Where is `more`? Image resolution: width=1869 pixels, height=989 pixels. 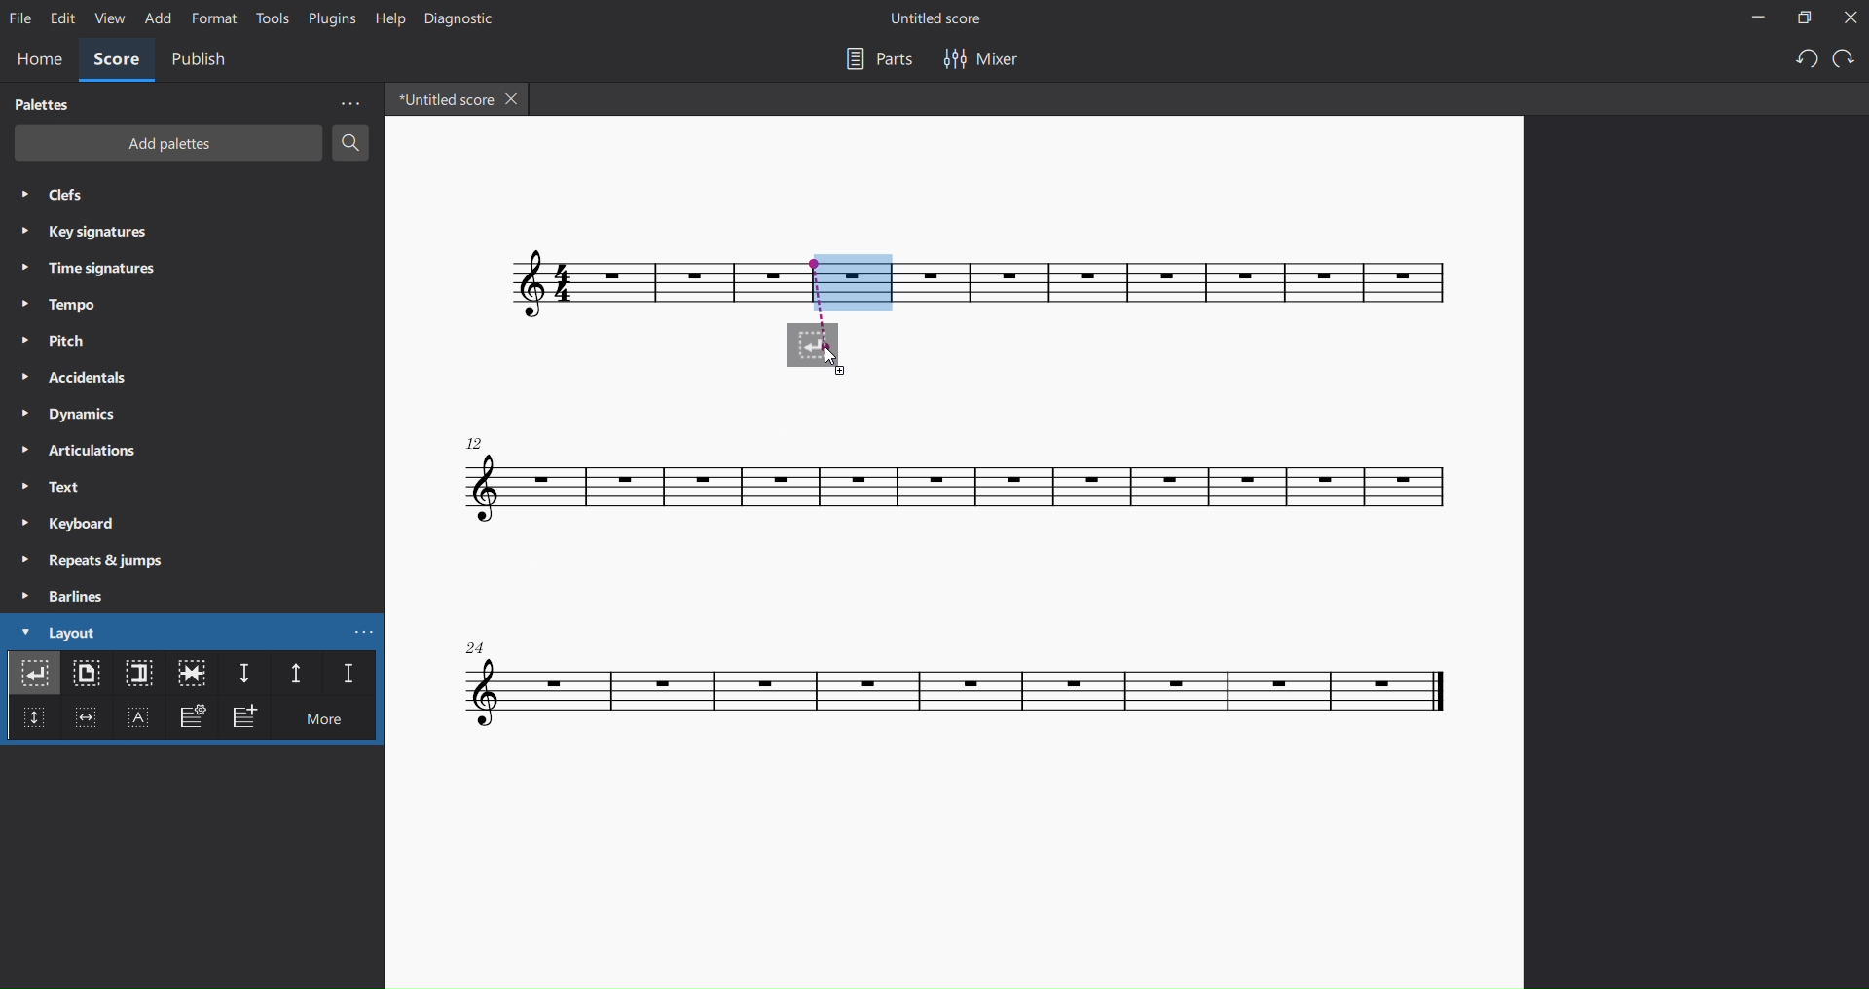 more is located at coordinates (332, 722).